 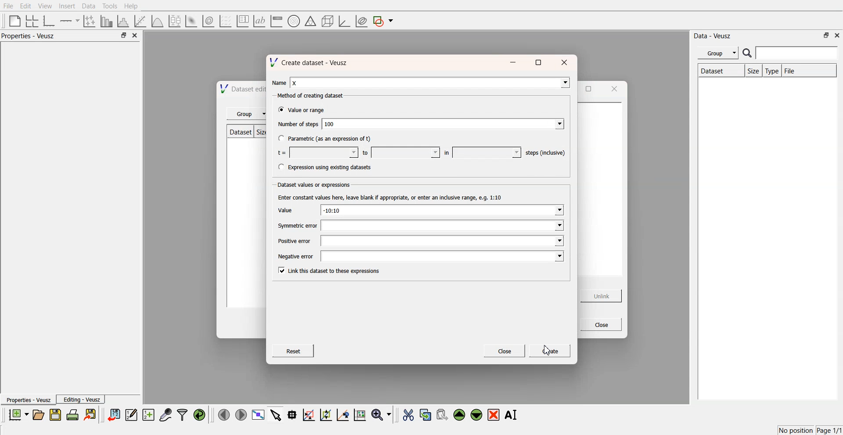 What do you see at coordinates (312, 62) in the screenshot?
I see `Create dataset - Veusz` at bounding box center [312, 62].